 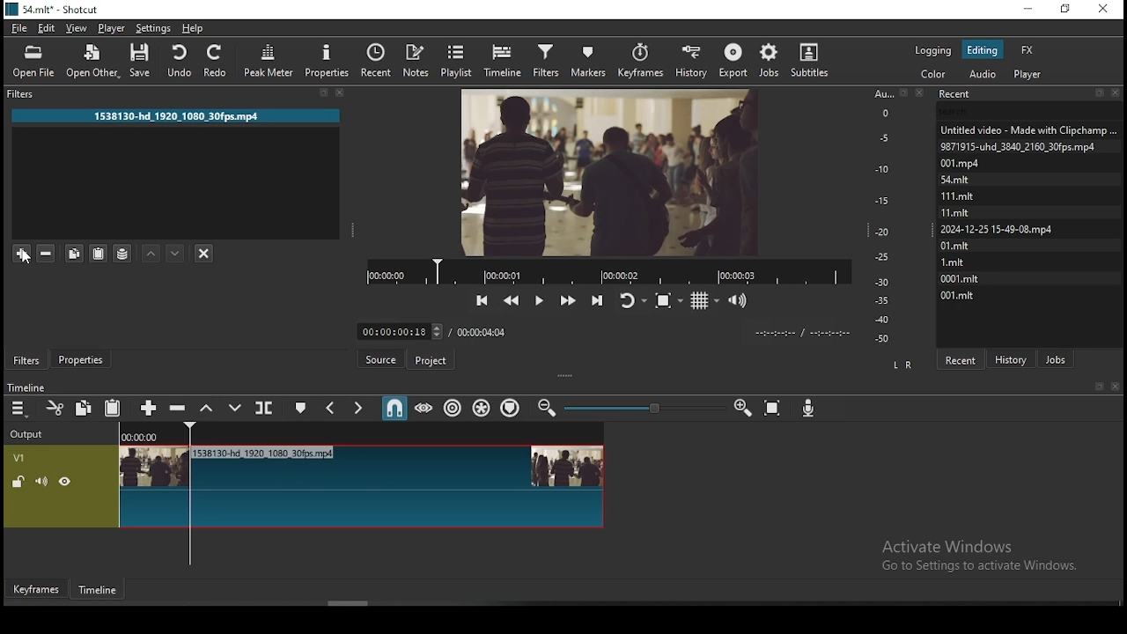 What do you see at coordinates (1023, 147) in the screenshot?
I see `9871915-uhd_3840_2160_30fps.mp4` at bounding box center [1023, 147].